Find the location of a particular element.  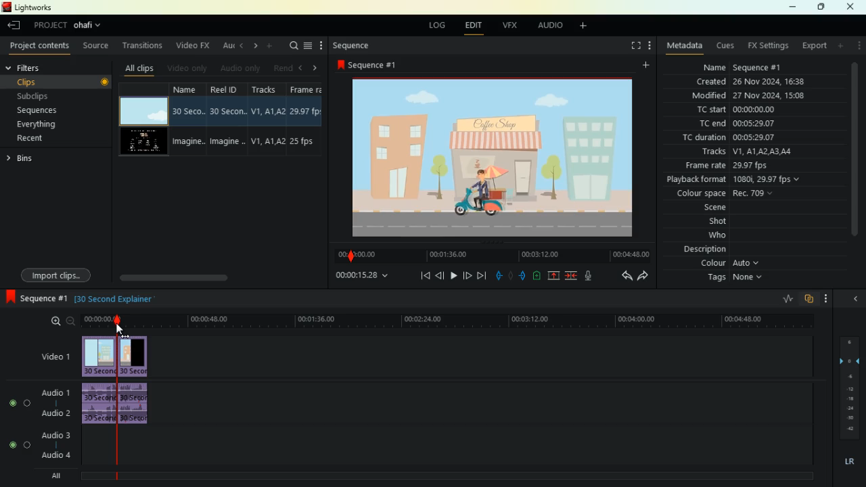

V1,A1, A2 is located at coordinates (267, 141).